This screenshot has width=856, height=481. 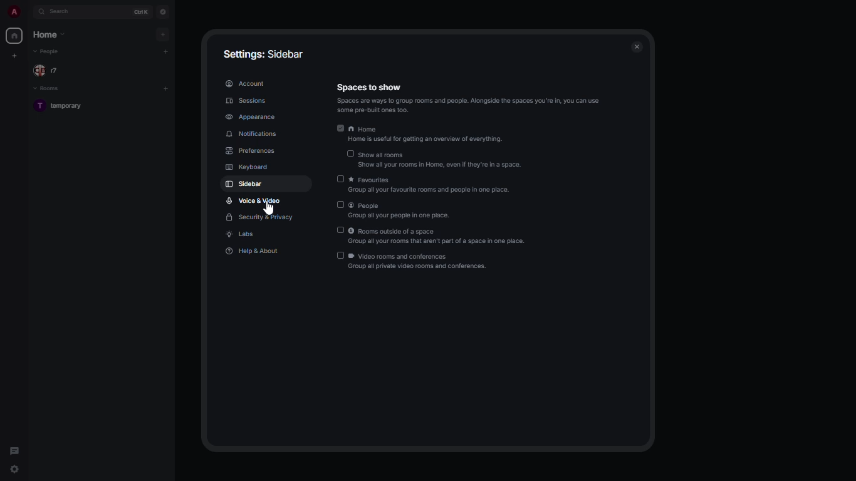 What do you see at coordinates (63, 106) in the screenshot?
I see `room` at bounding box center [63, 106].